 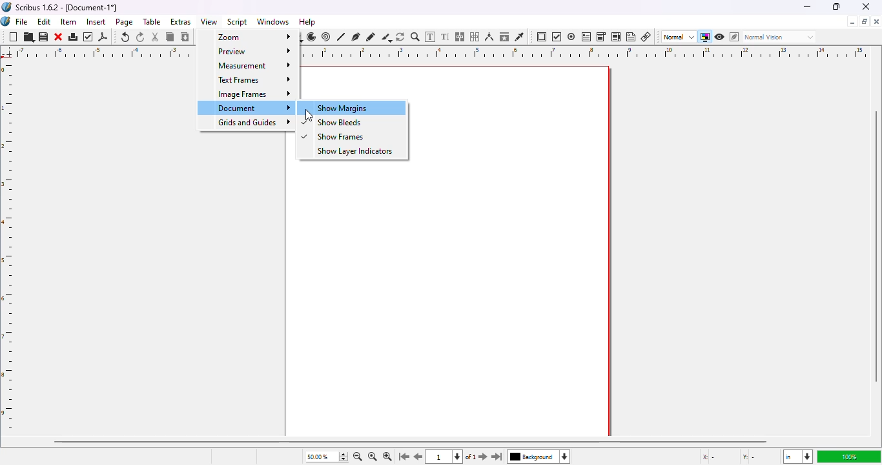 What do you see at coordinates (865, 21) in the screenshot?
I see `maximize` at bounding box center [865, 21].